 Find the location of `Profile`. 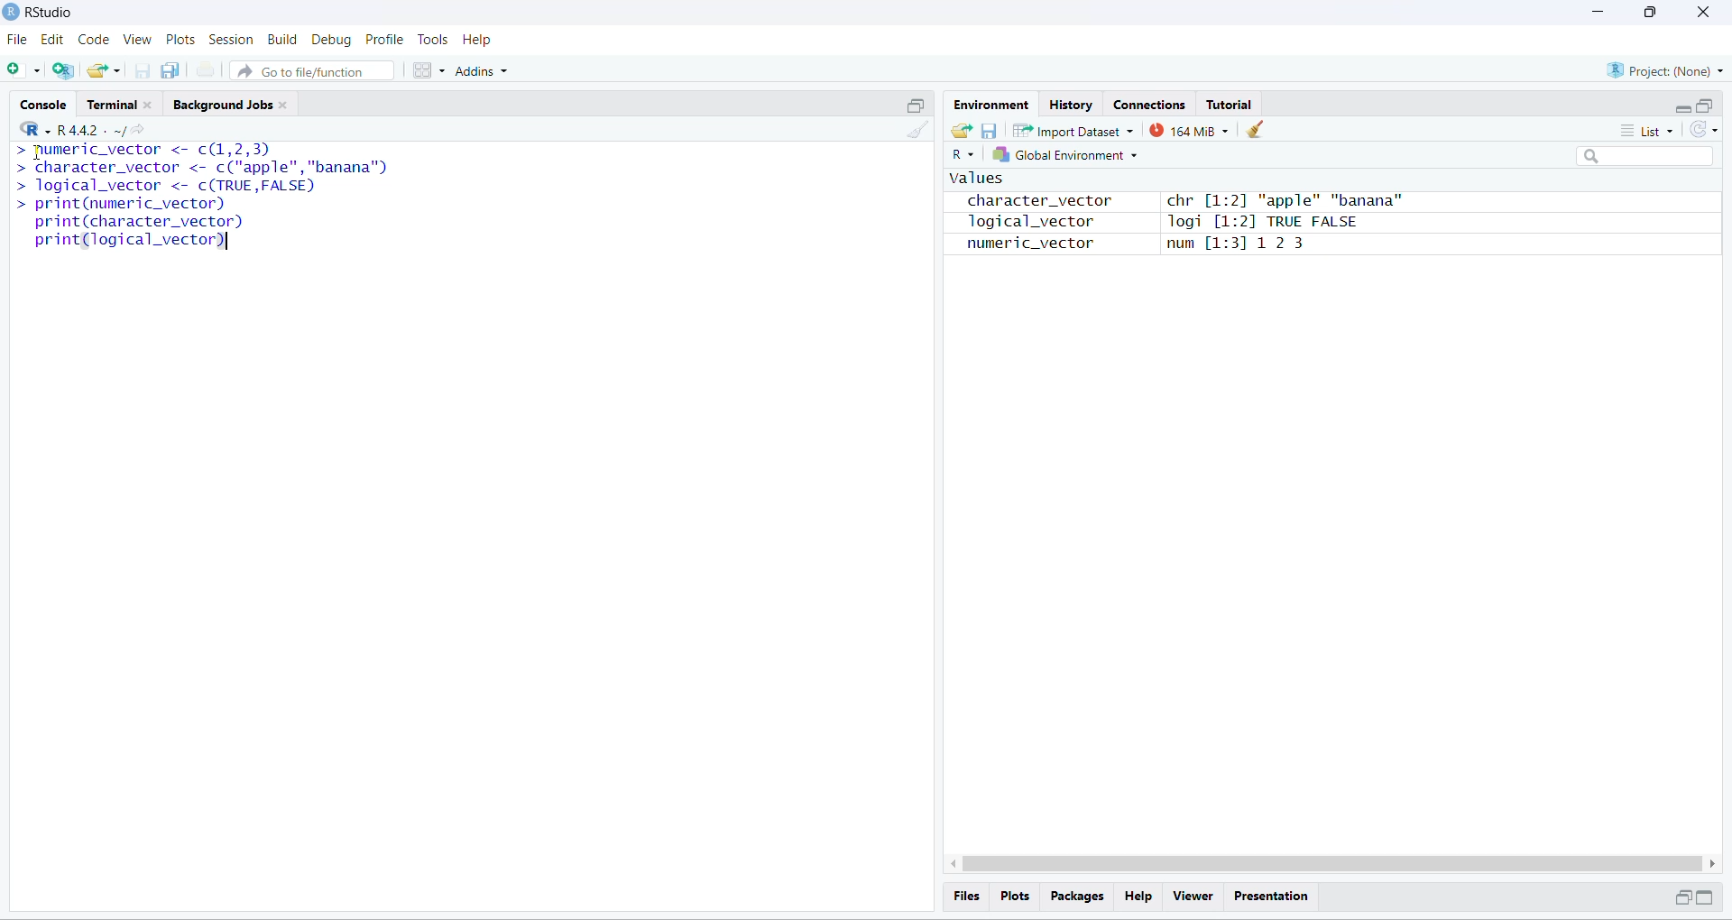

Profile is located at coordinates (384, 40).